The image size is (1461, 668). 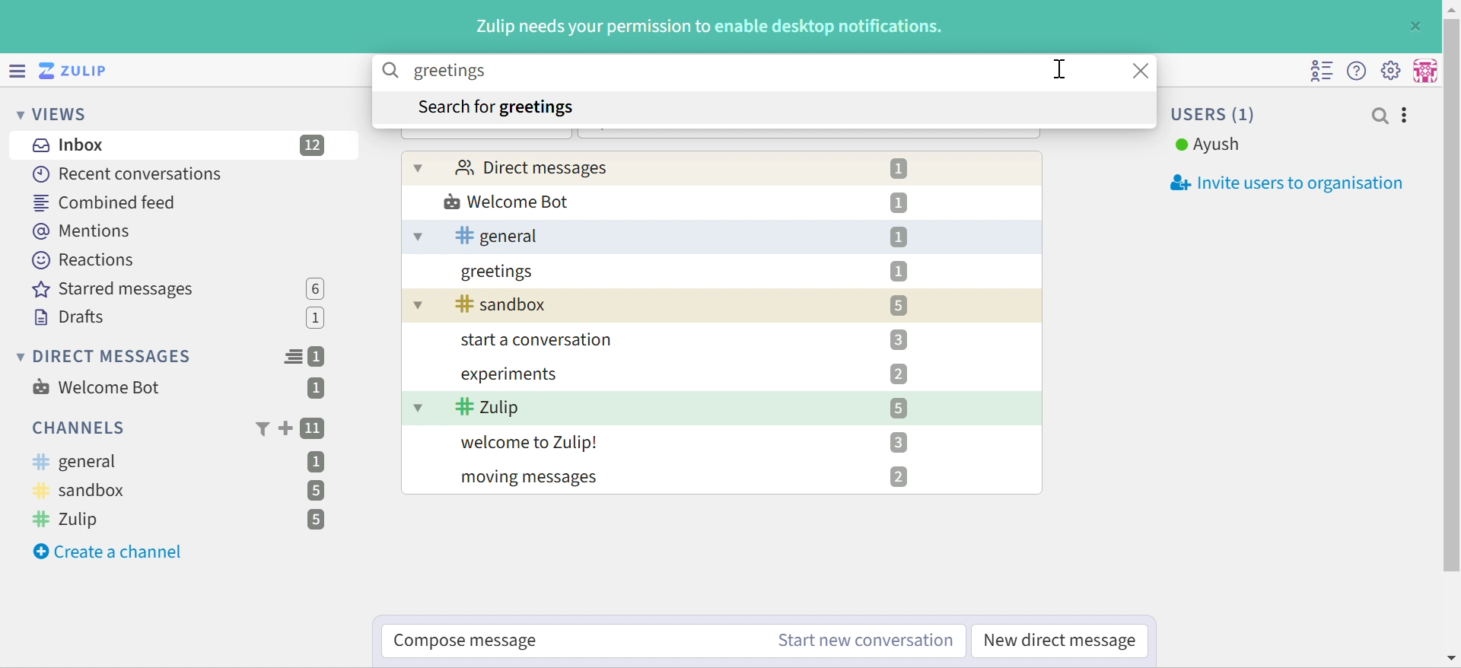 What do you see at coordinates (899, 306) in the screenshot?
I see `5` at bounding box center [899, 306].